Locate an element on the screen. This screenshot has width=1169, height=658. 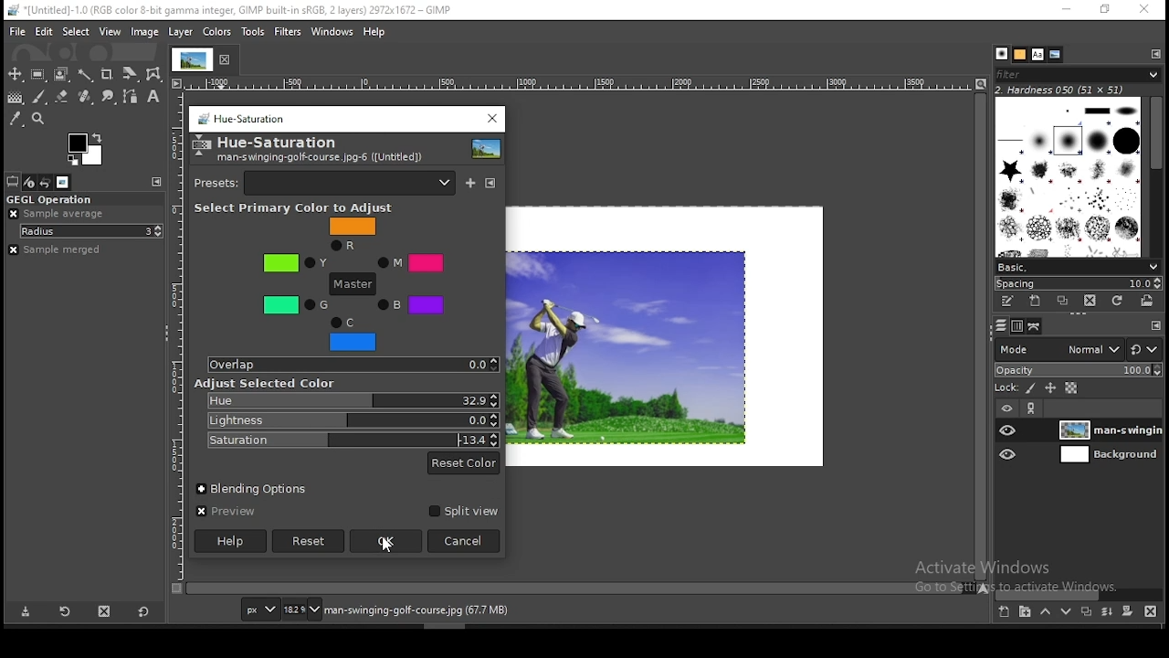
delete tool preset is located at coordinates (103, 612).